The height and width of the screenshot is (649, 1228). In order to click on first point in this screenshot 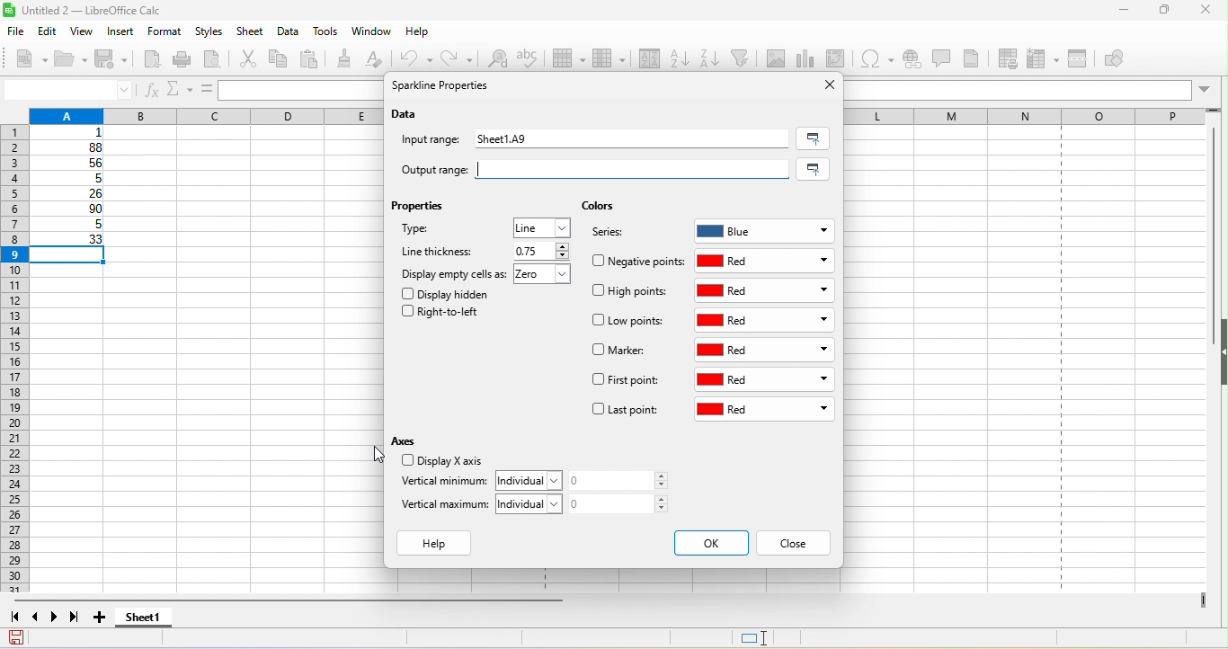, I will do `click(626, 382)`.